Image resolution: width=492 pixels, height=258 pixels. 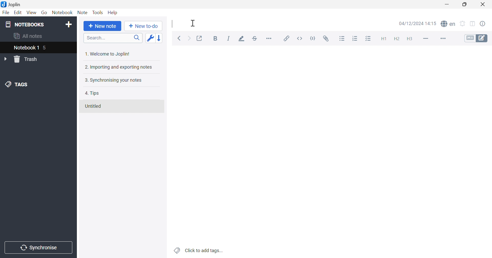 What do you see at coordinates (28, 35) in the screenshot?
I see `All notes` at bounding box center [28, 35].